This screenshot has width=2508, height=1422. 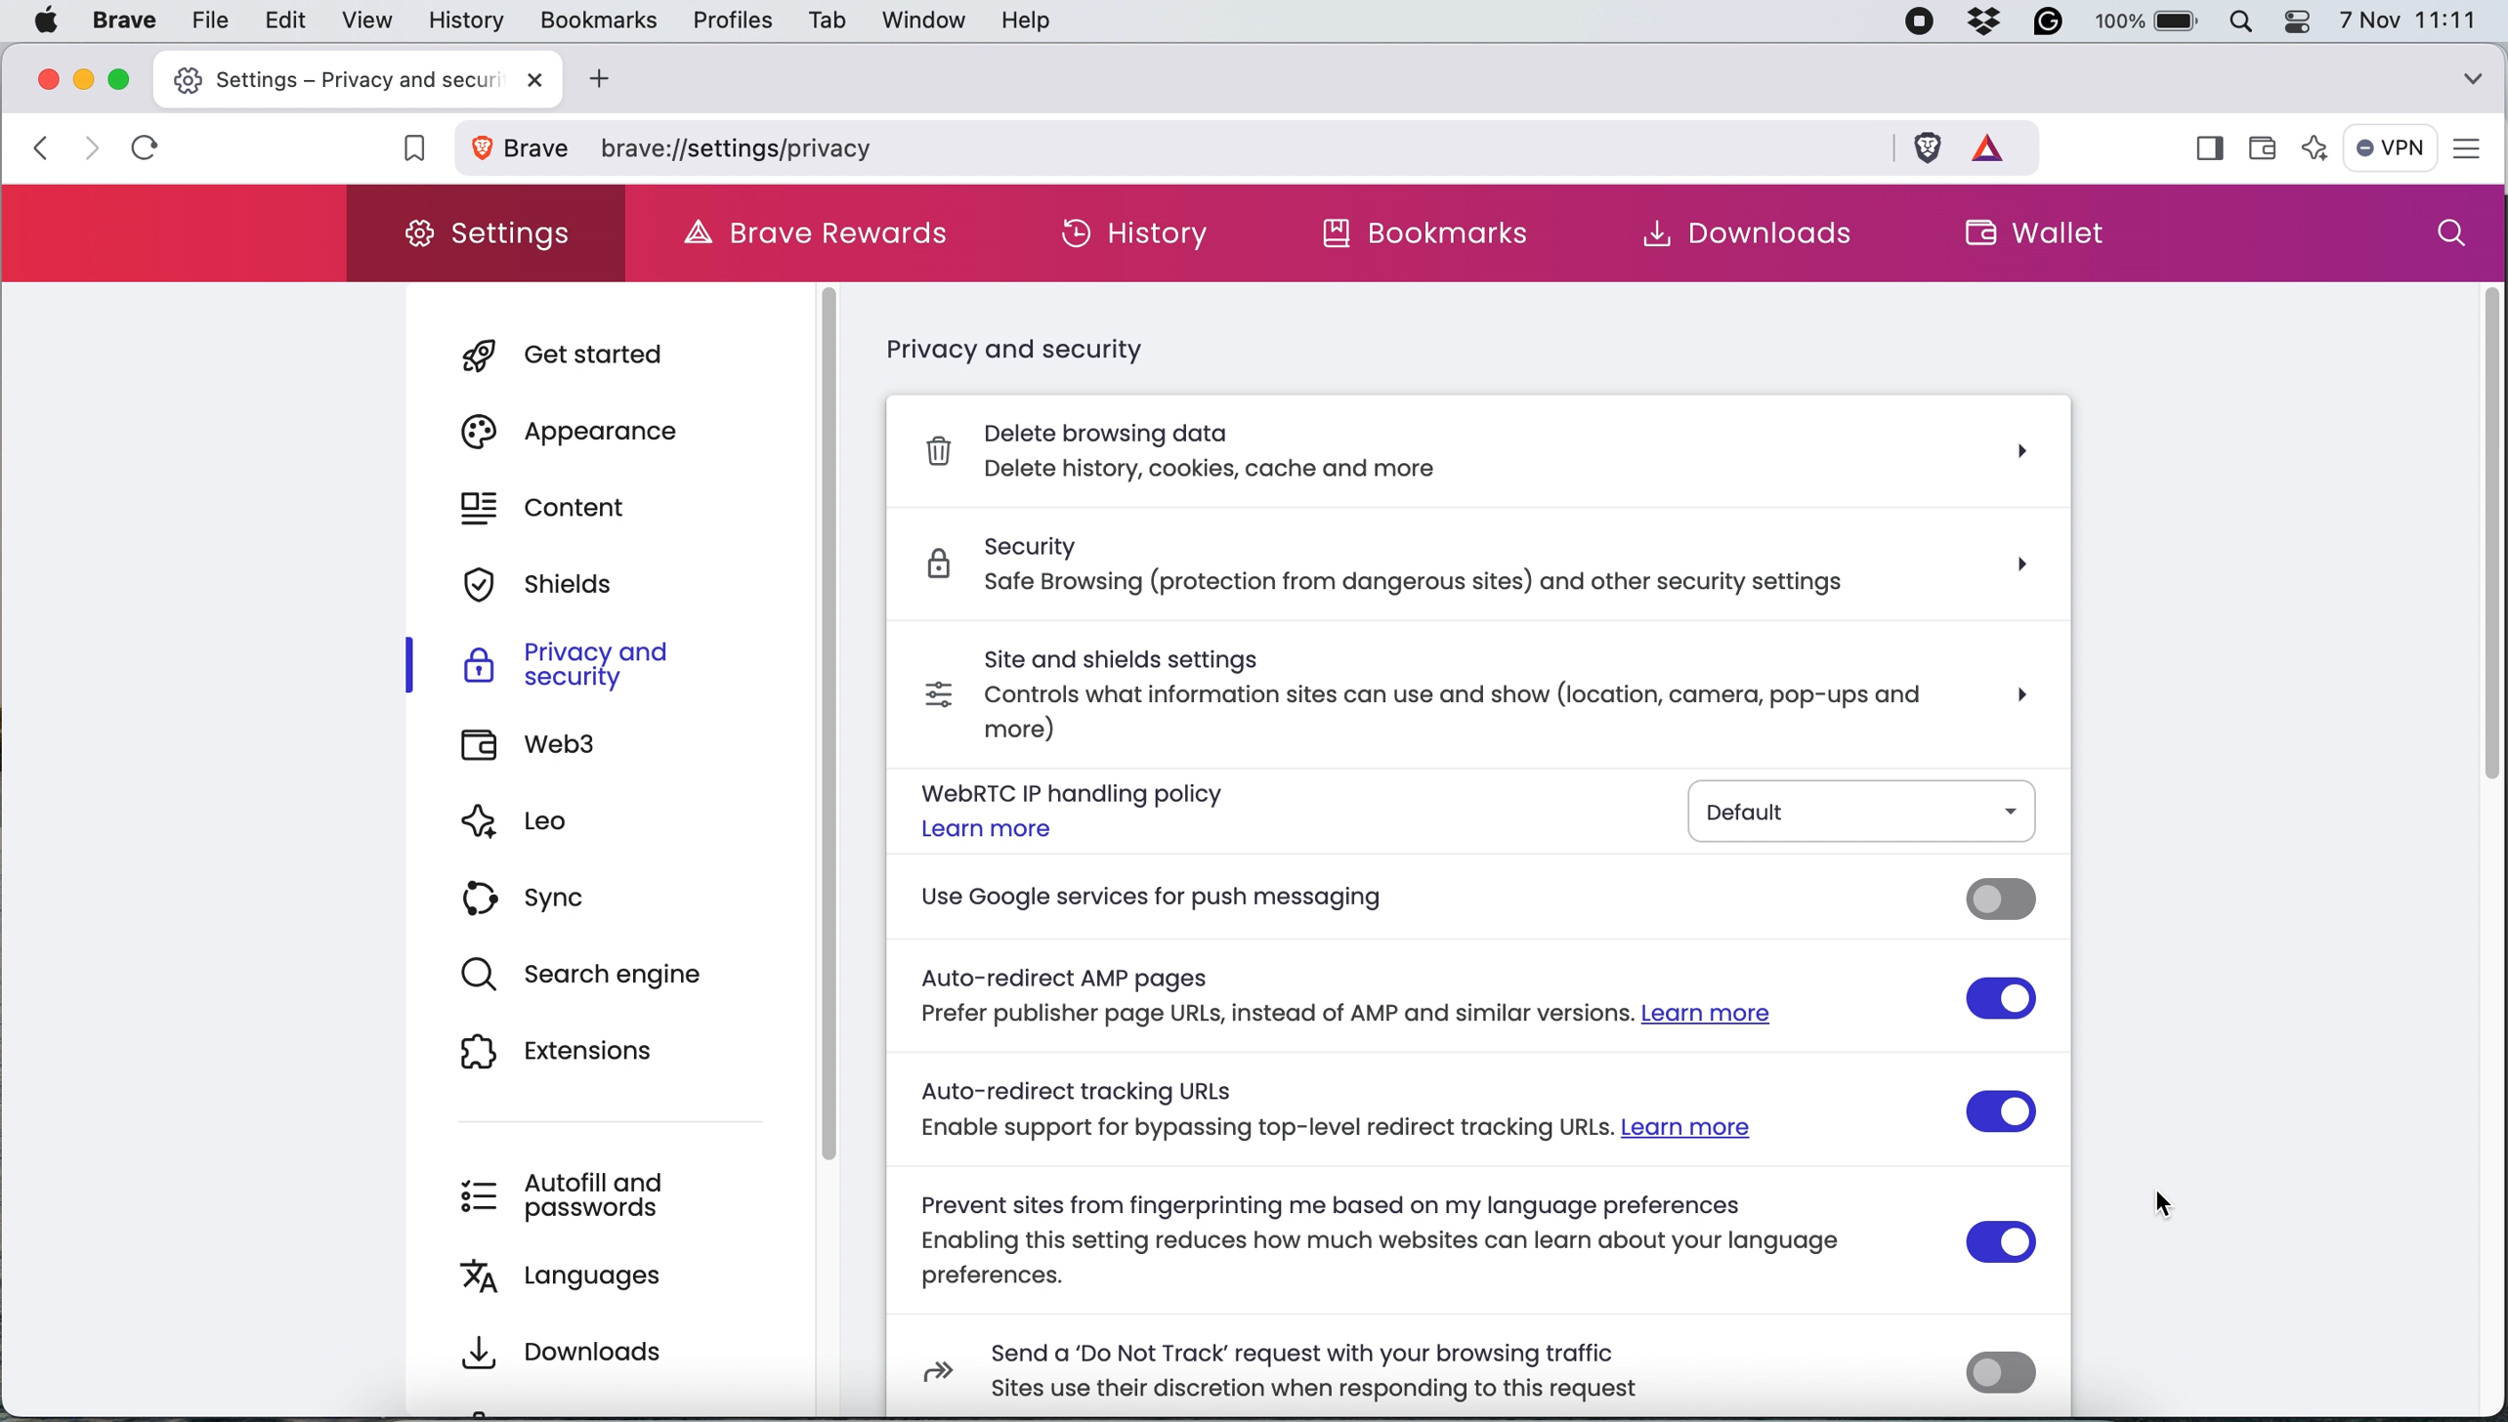 What do you see at coordinates (125, 21) in the screenshot?
I see `brave` at bounding box center [125, 21].